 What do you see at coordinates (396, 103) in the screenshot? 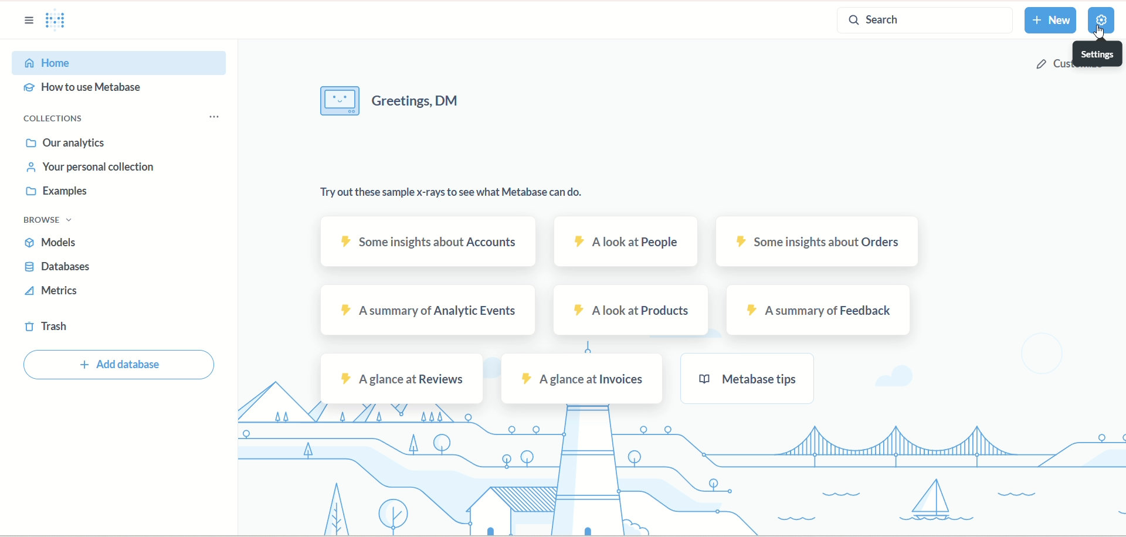
I see `Greetings,DM` at bounding box center [396, 103].